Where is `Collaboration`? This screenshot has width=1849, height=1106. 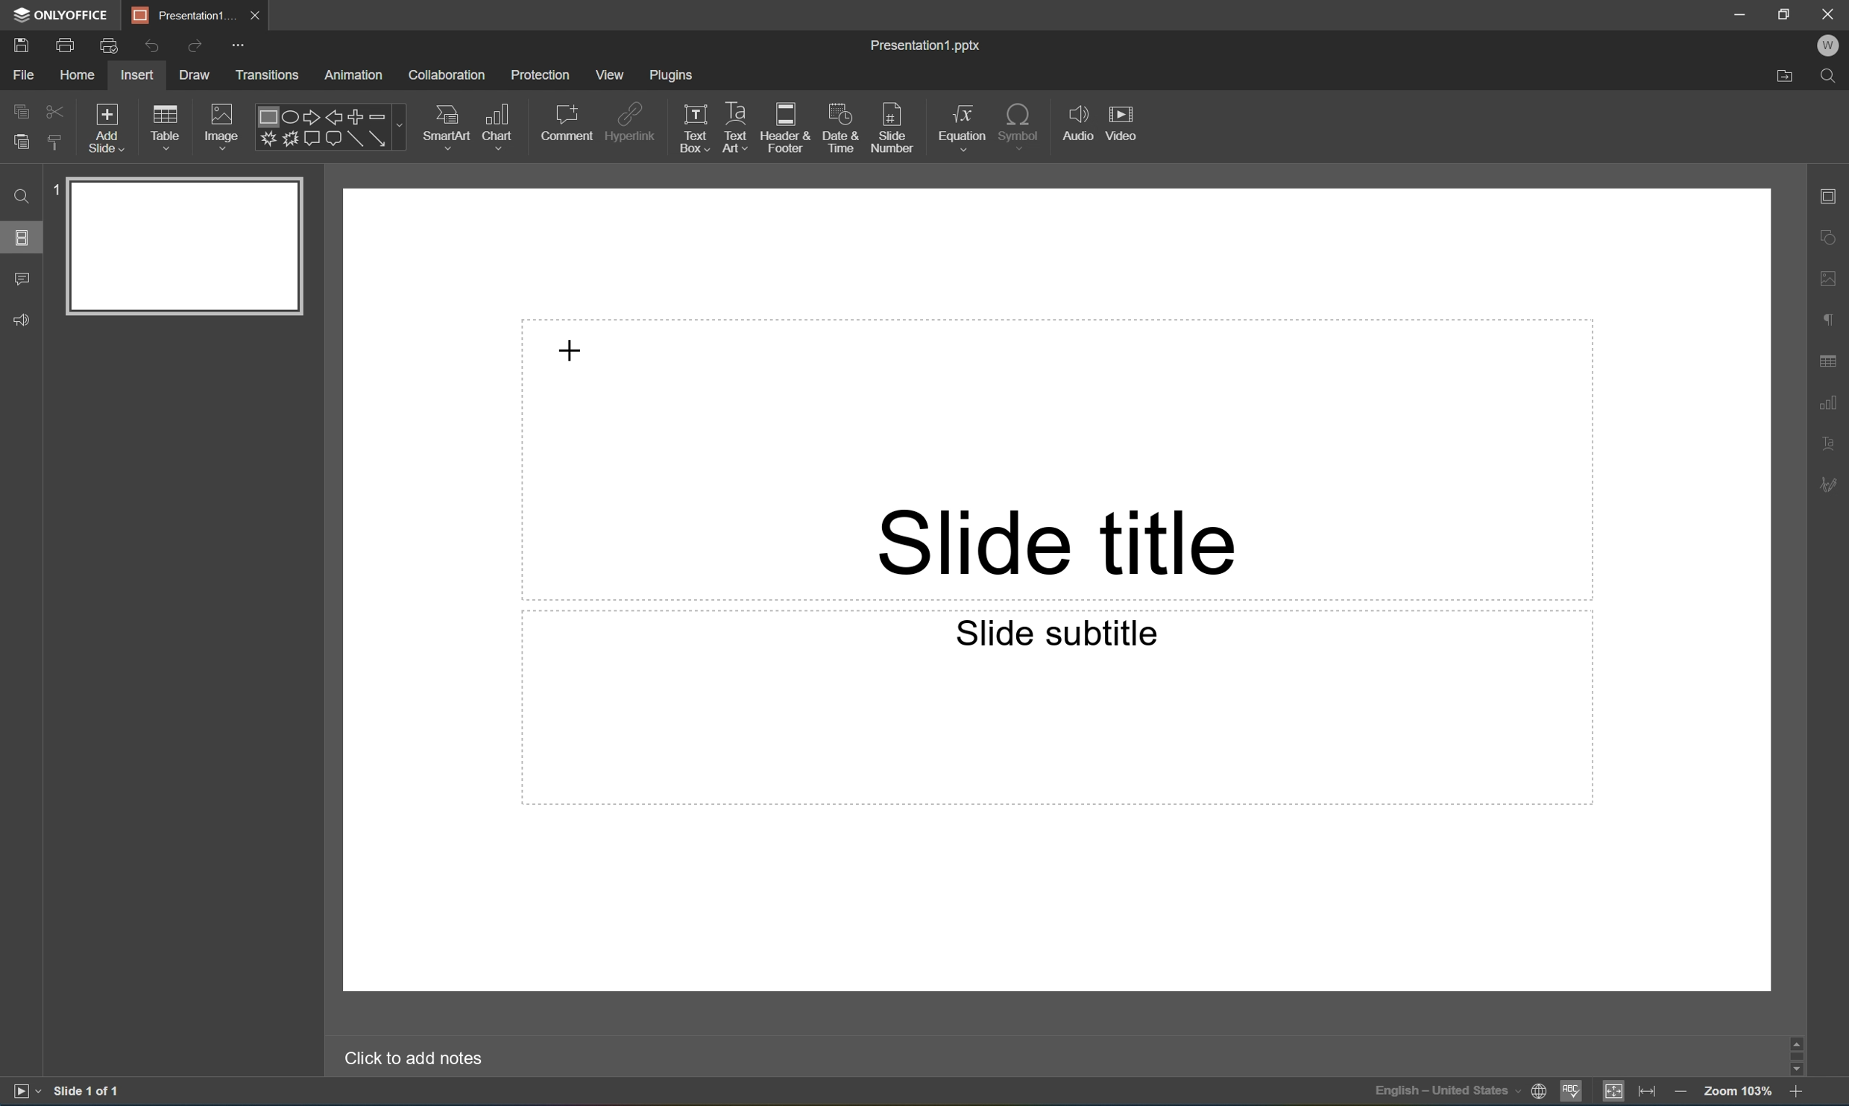 Collaboration is located at coordinates (450, 76).